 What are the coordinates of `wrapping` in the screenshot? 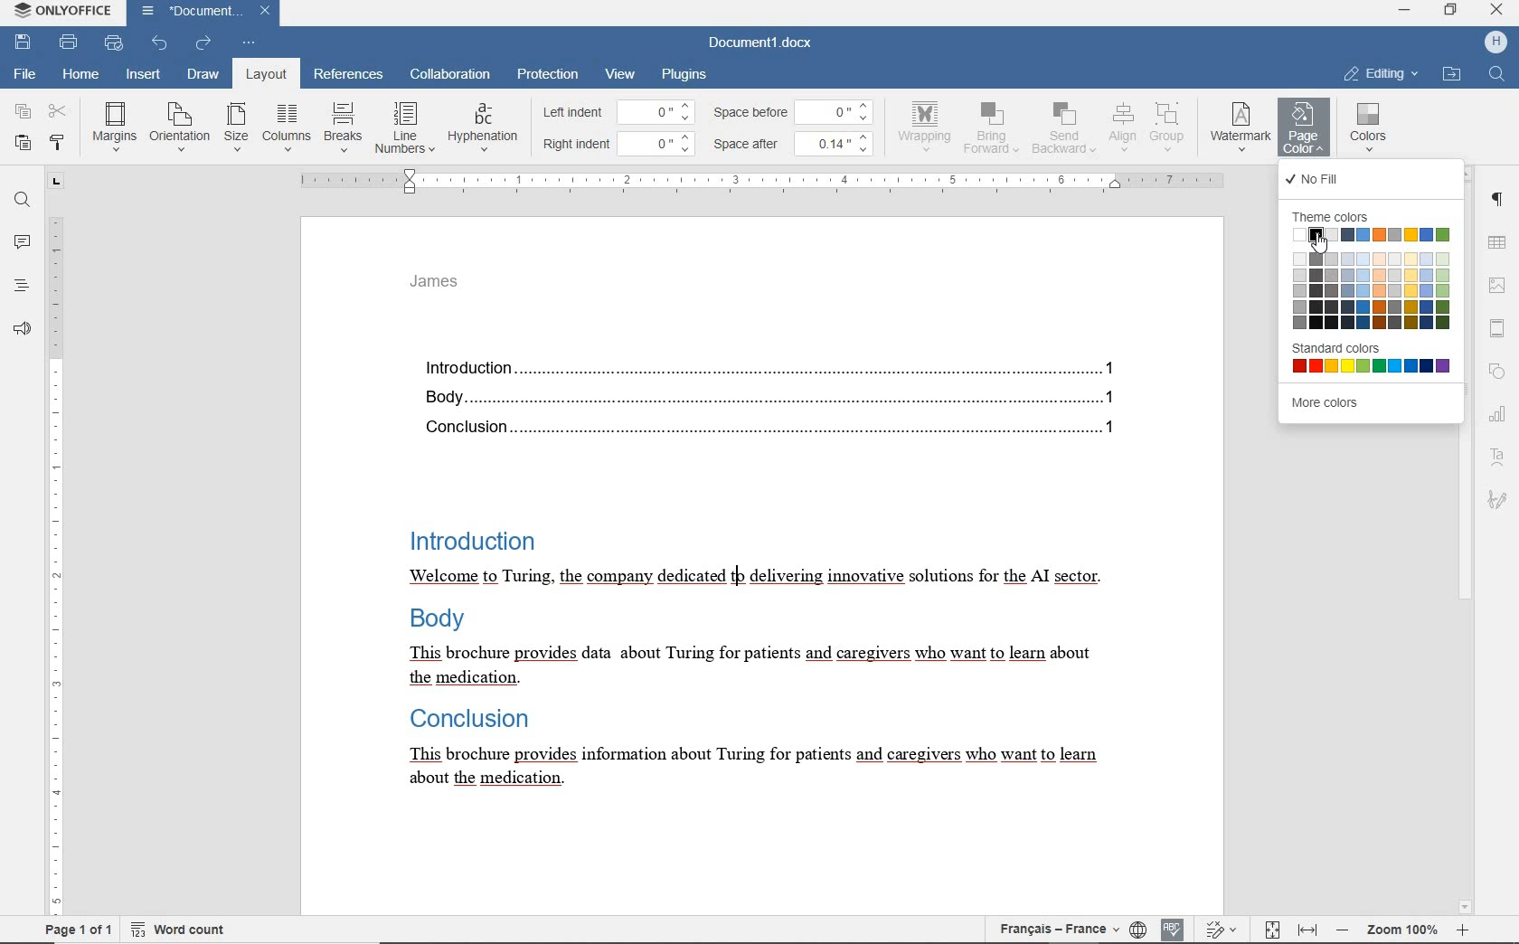 It's located at (926, 127).